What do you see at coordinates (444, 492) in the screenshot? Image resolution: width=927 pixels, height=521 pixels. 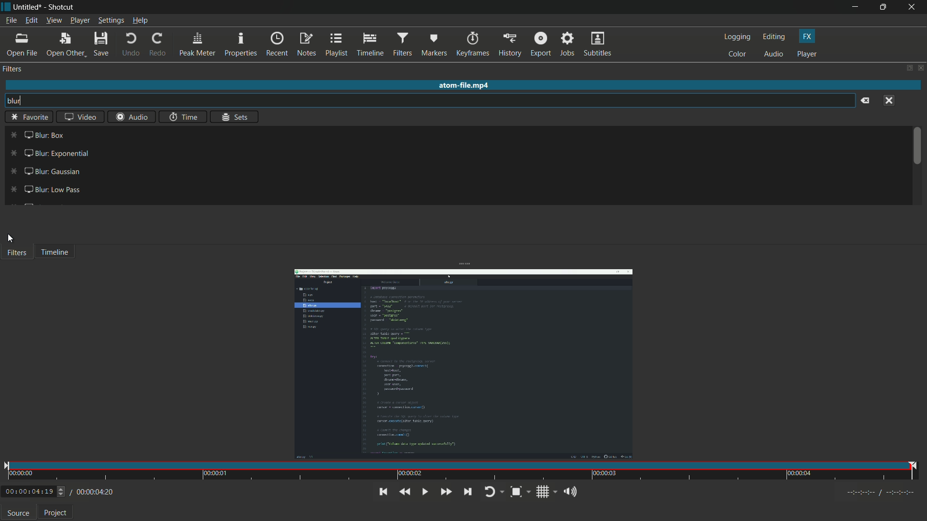 I see `quickly play forward` at bounding box center [444, 492].